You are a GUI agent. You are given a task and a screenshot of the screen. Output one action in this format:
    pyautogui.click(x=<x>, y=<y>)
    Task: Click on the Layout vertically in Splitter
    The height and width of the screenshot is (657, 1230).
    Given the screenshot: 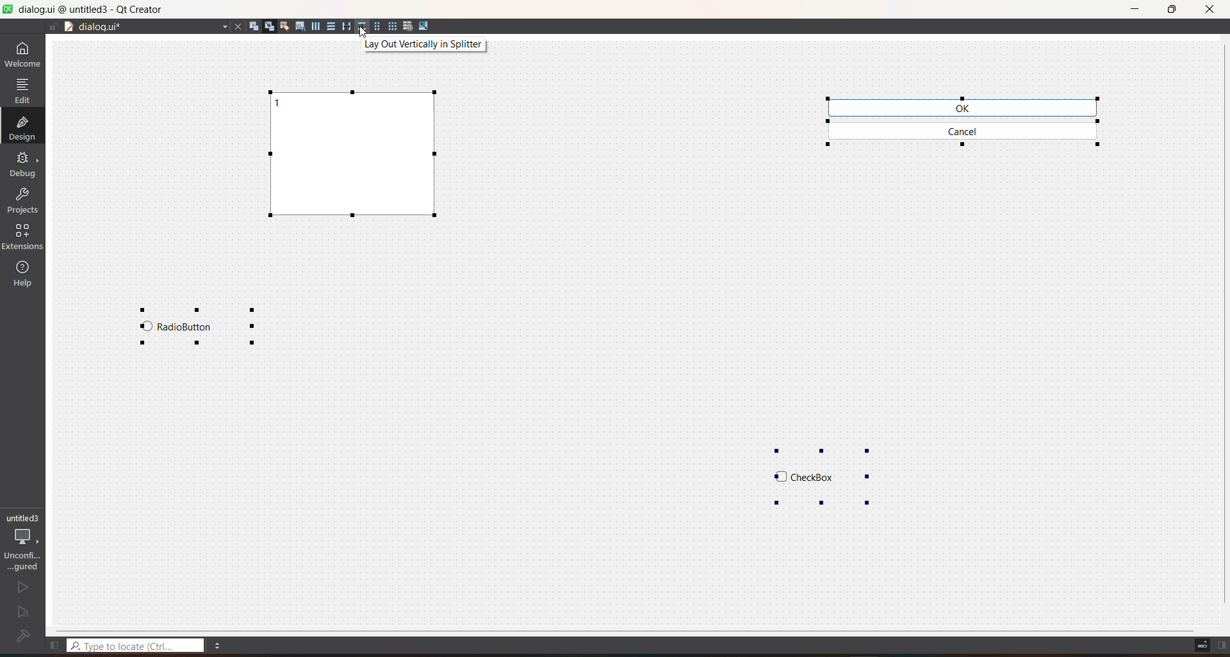 What is the action you would take?
    pyautogui.click(x=426, y=45)
    